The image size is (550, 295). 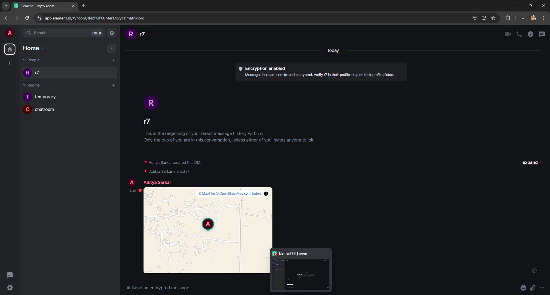 What do you see at coordinates (147, 181) in the screenshot?
I see `account` at bounding box center [147, 181].